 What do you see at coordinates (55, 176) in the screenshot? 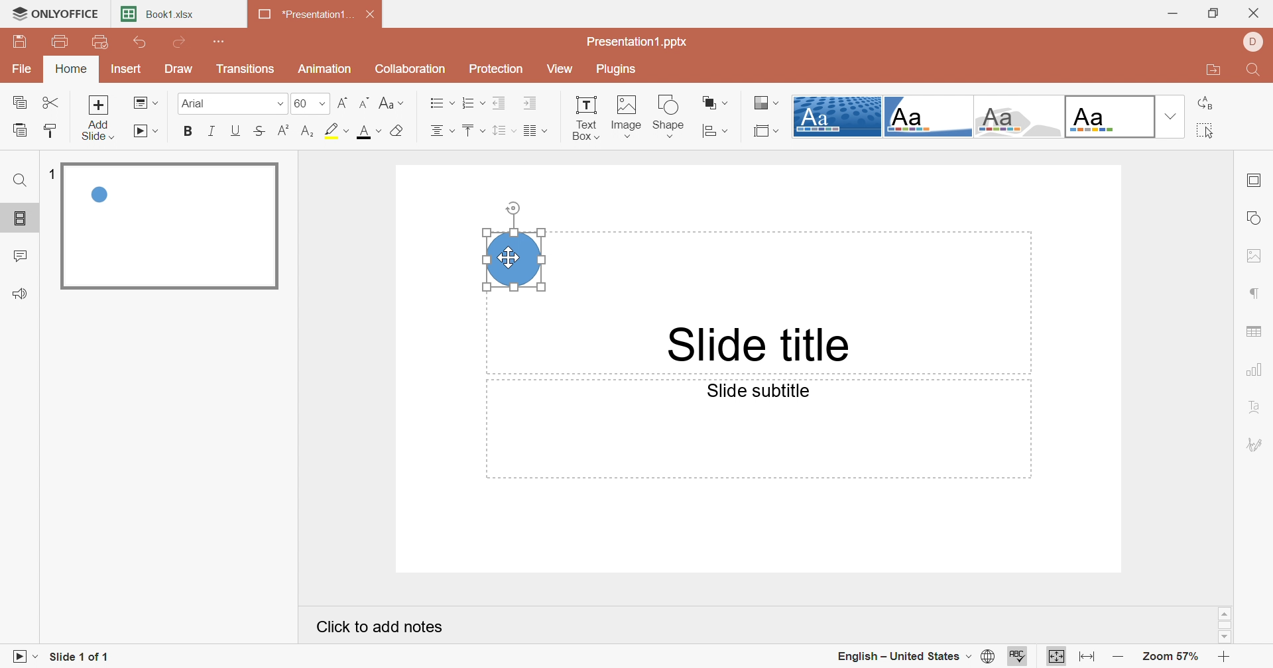
I see `1` at bounding box center [55, 176].